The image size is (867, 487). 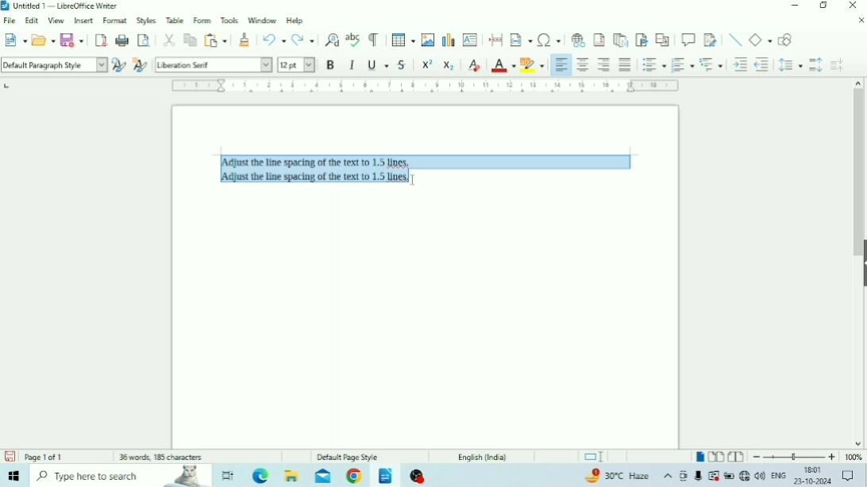 I want to click on Window, so click(x=263, y=19).